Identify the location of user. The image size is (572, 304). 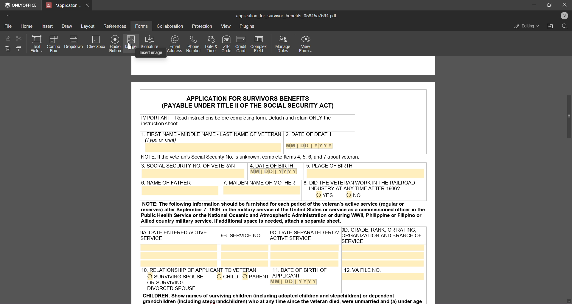
(564, 15).